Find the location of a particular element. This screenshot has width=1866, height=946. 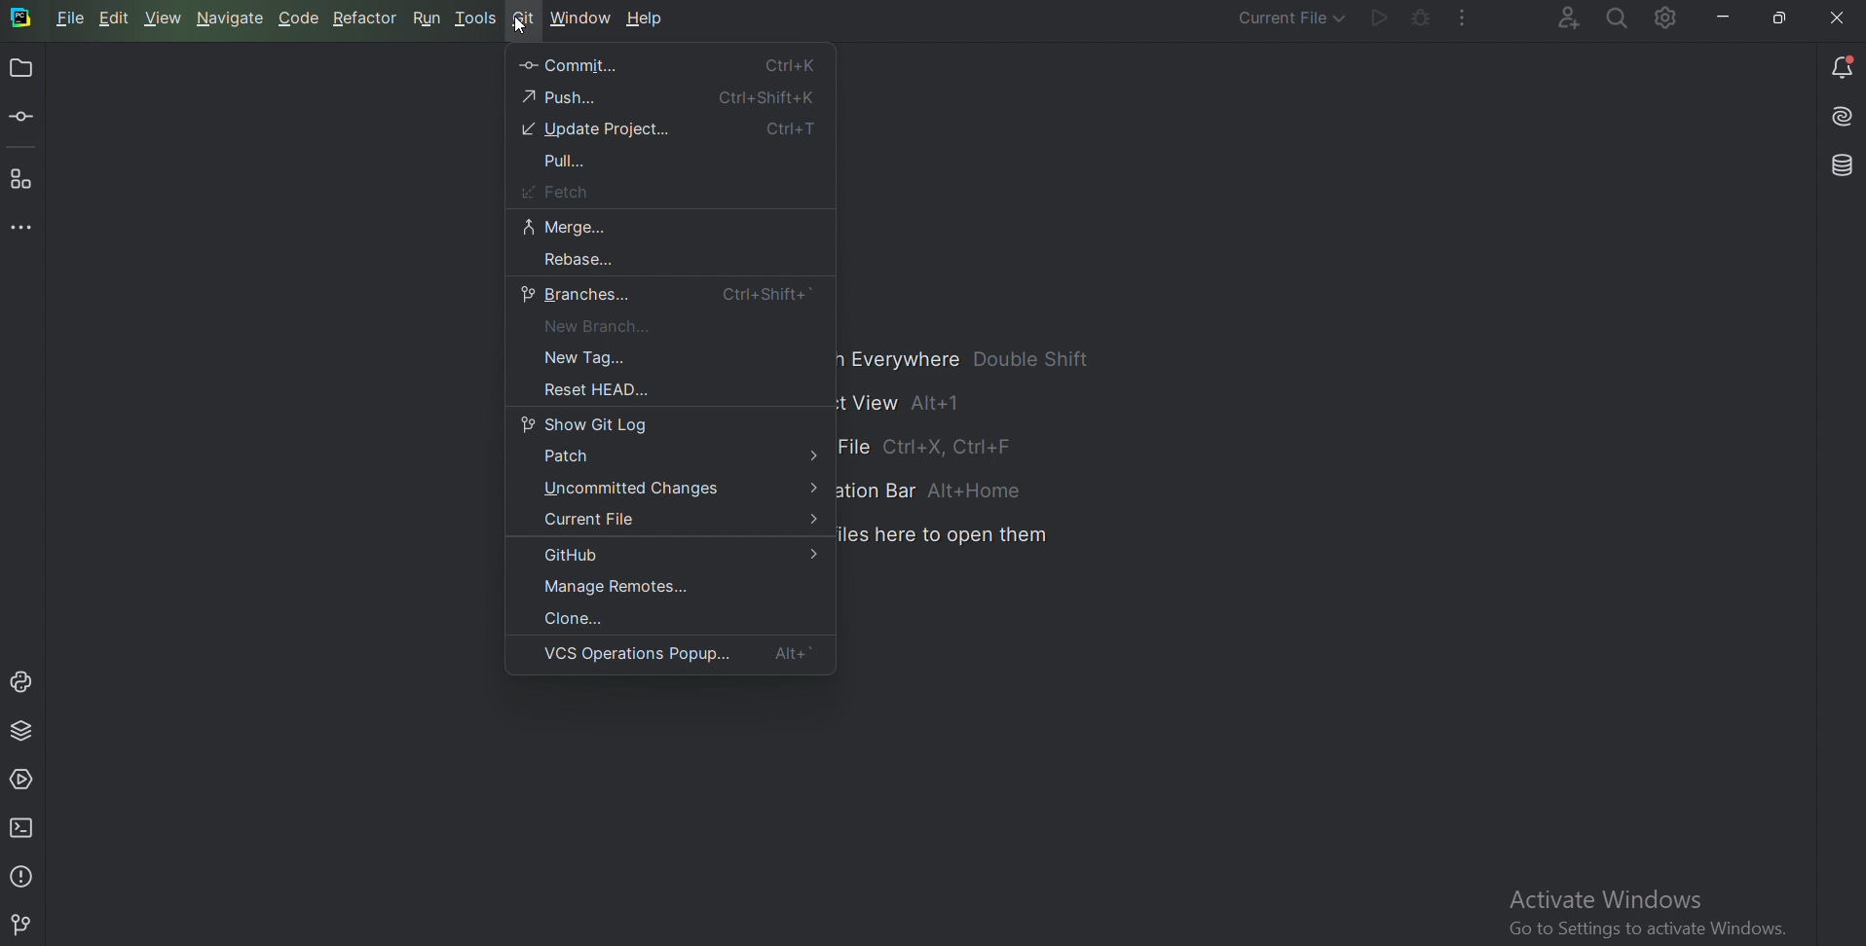

Help is located at coordinates (649, 21).